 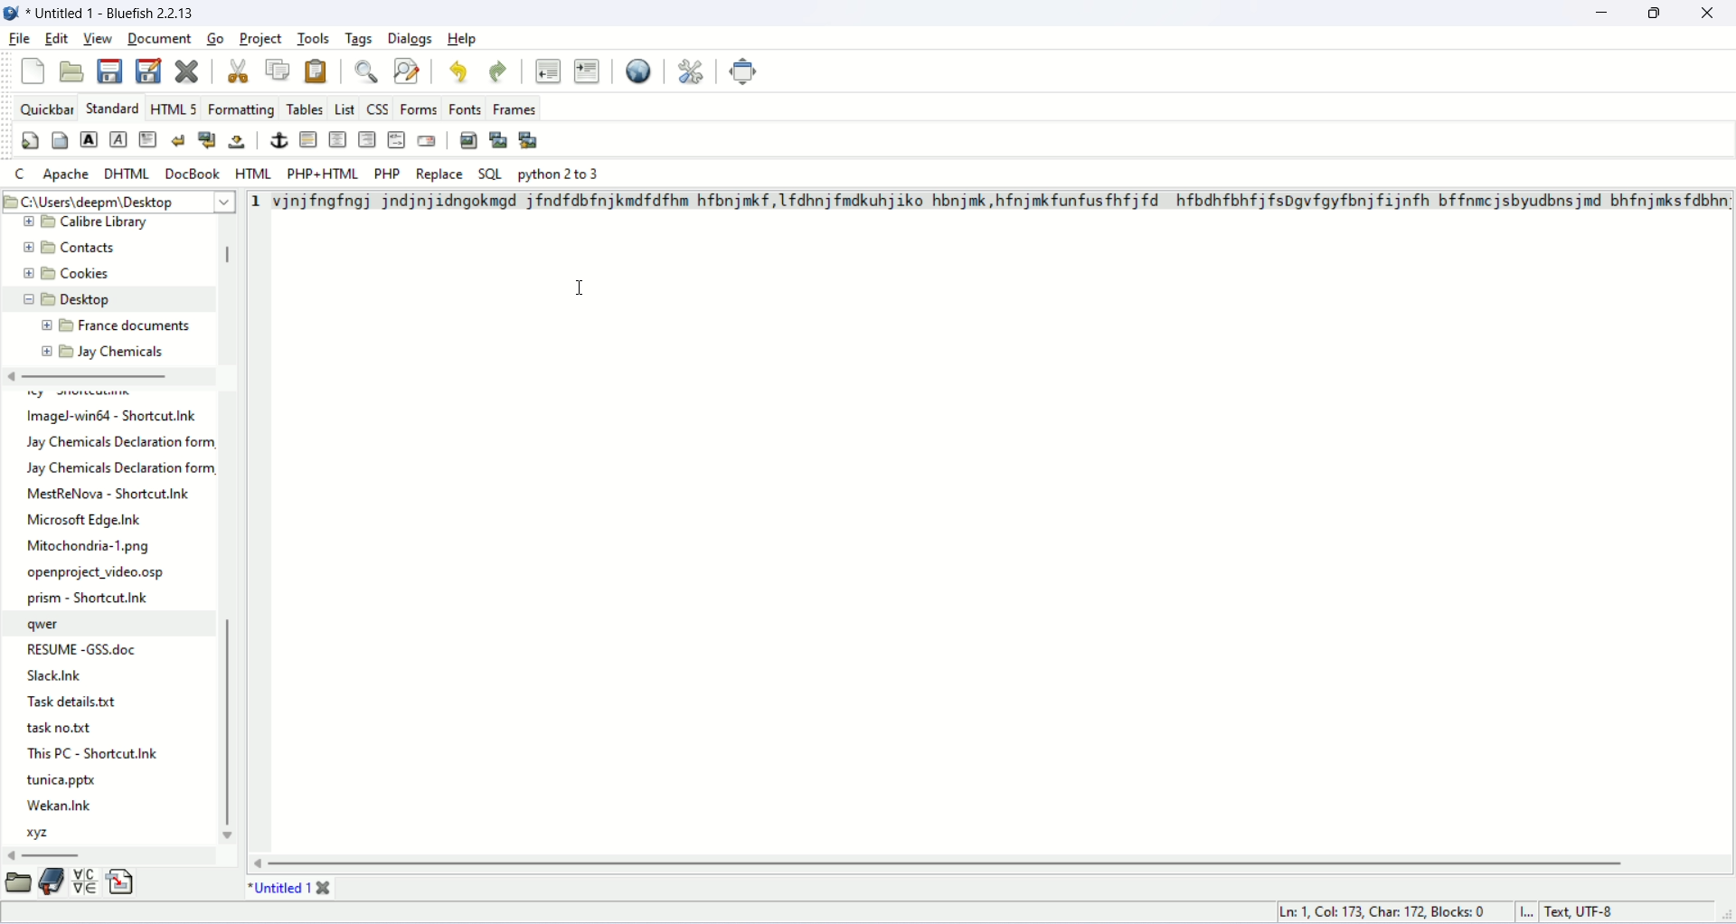 What do you see at coordinates (20, 40) in the screenshot?
I see `file` at bounding box center [20, 40].